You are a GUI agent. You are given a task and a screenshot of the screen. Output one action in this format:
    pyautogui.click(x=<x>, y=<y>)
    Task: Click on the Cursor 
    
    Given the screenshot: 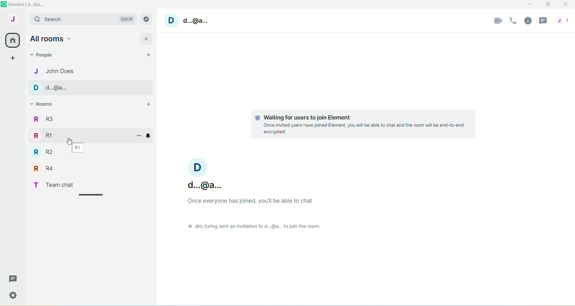 What is the action you would take?
    pyautogui.click(x=69, y=141)
    